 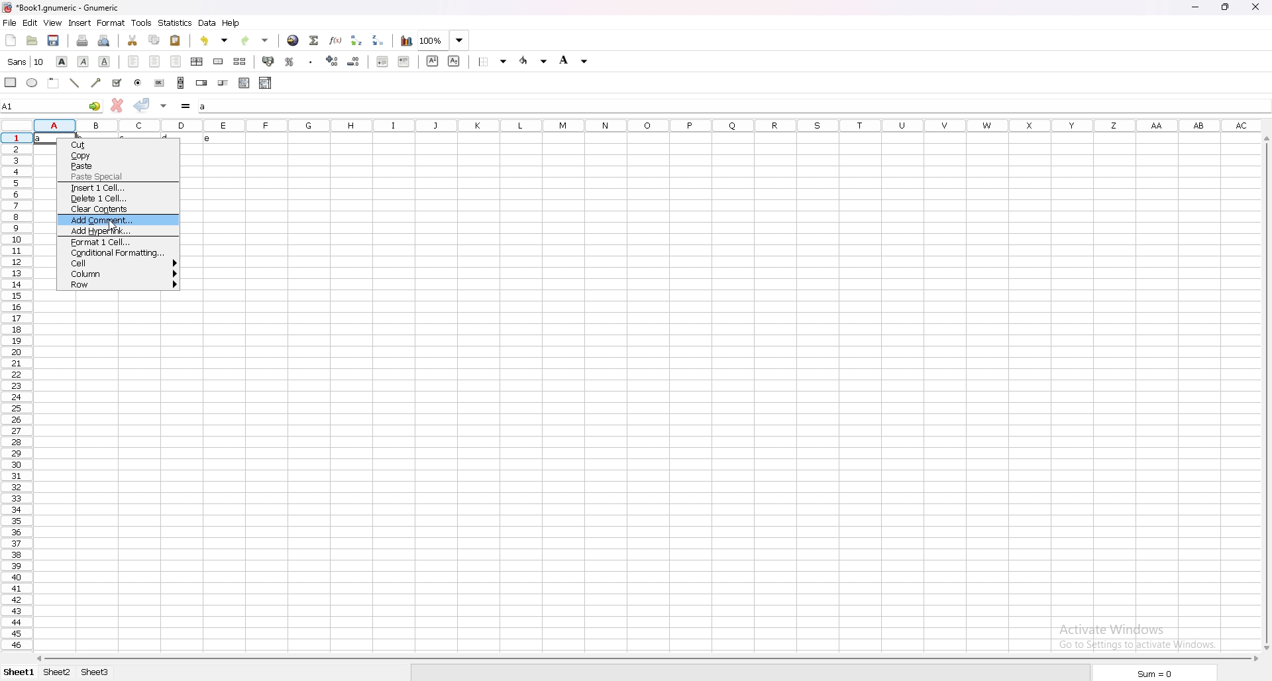 I want to click on centre, so click(x=154, y=61).